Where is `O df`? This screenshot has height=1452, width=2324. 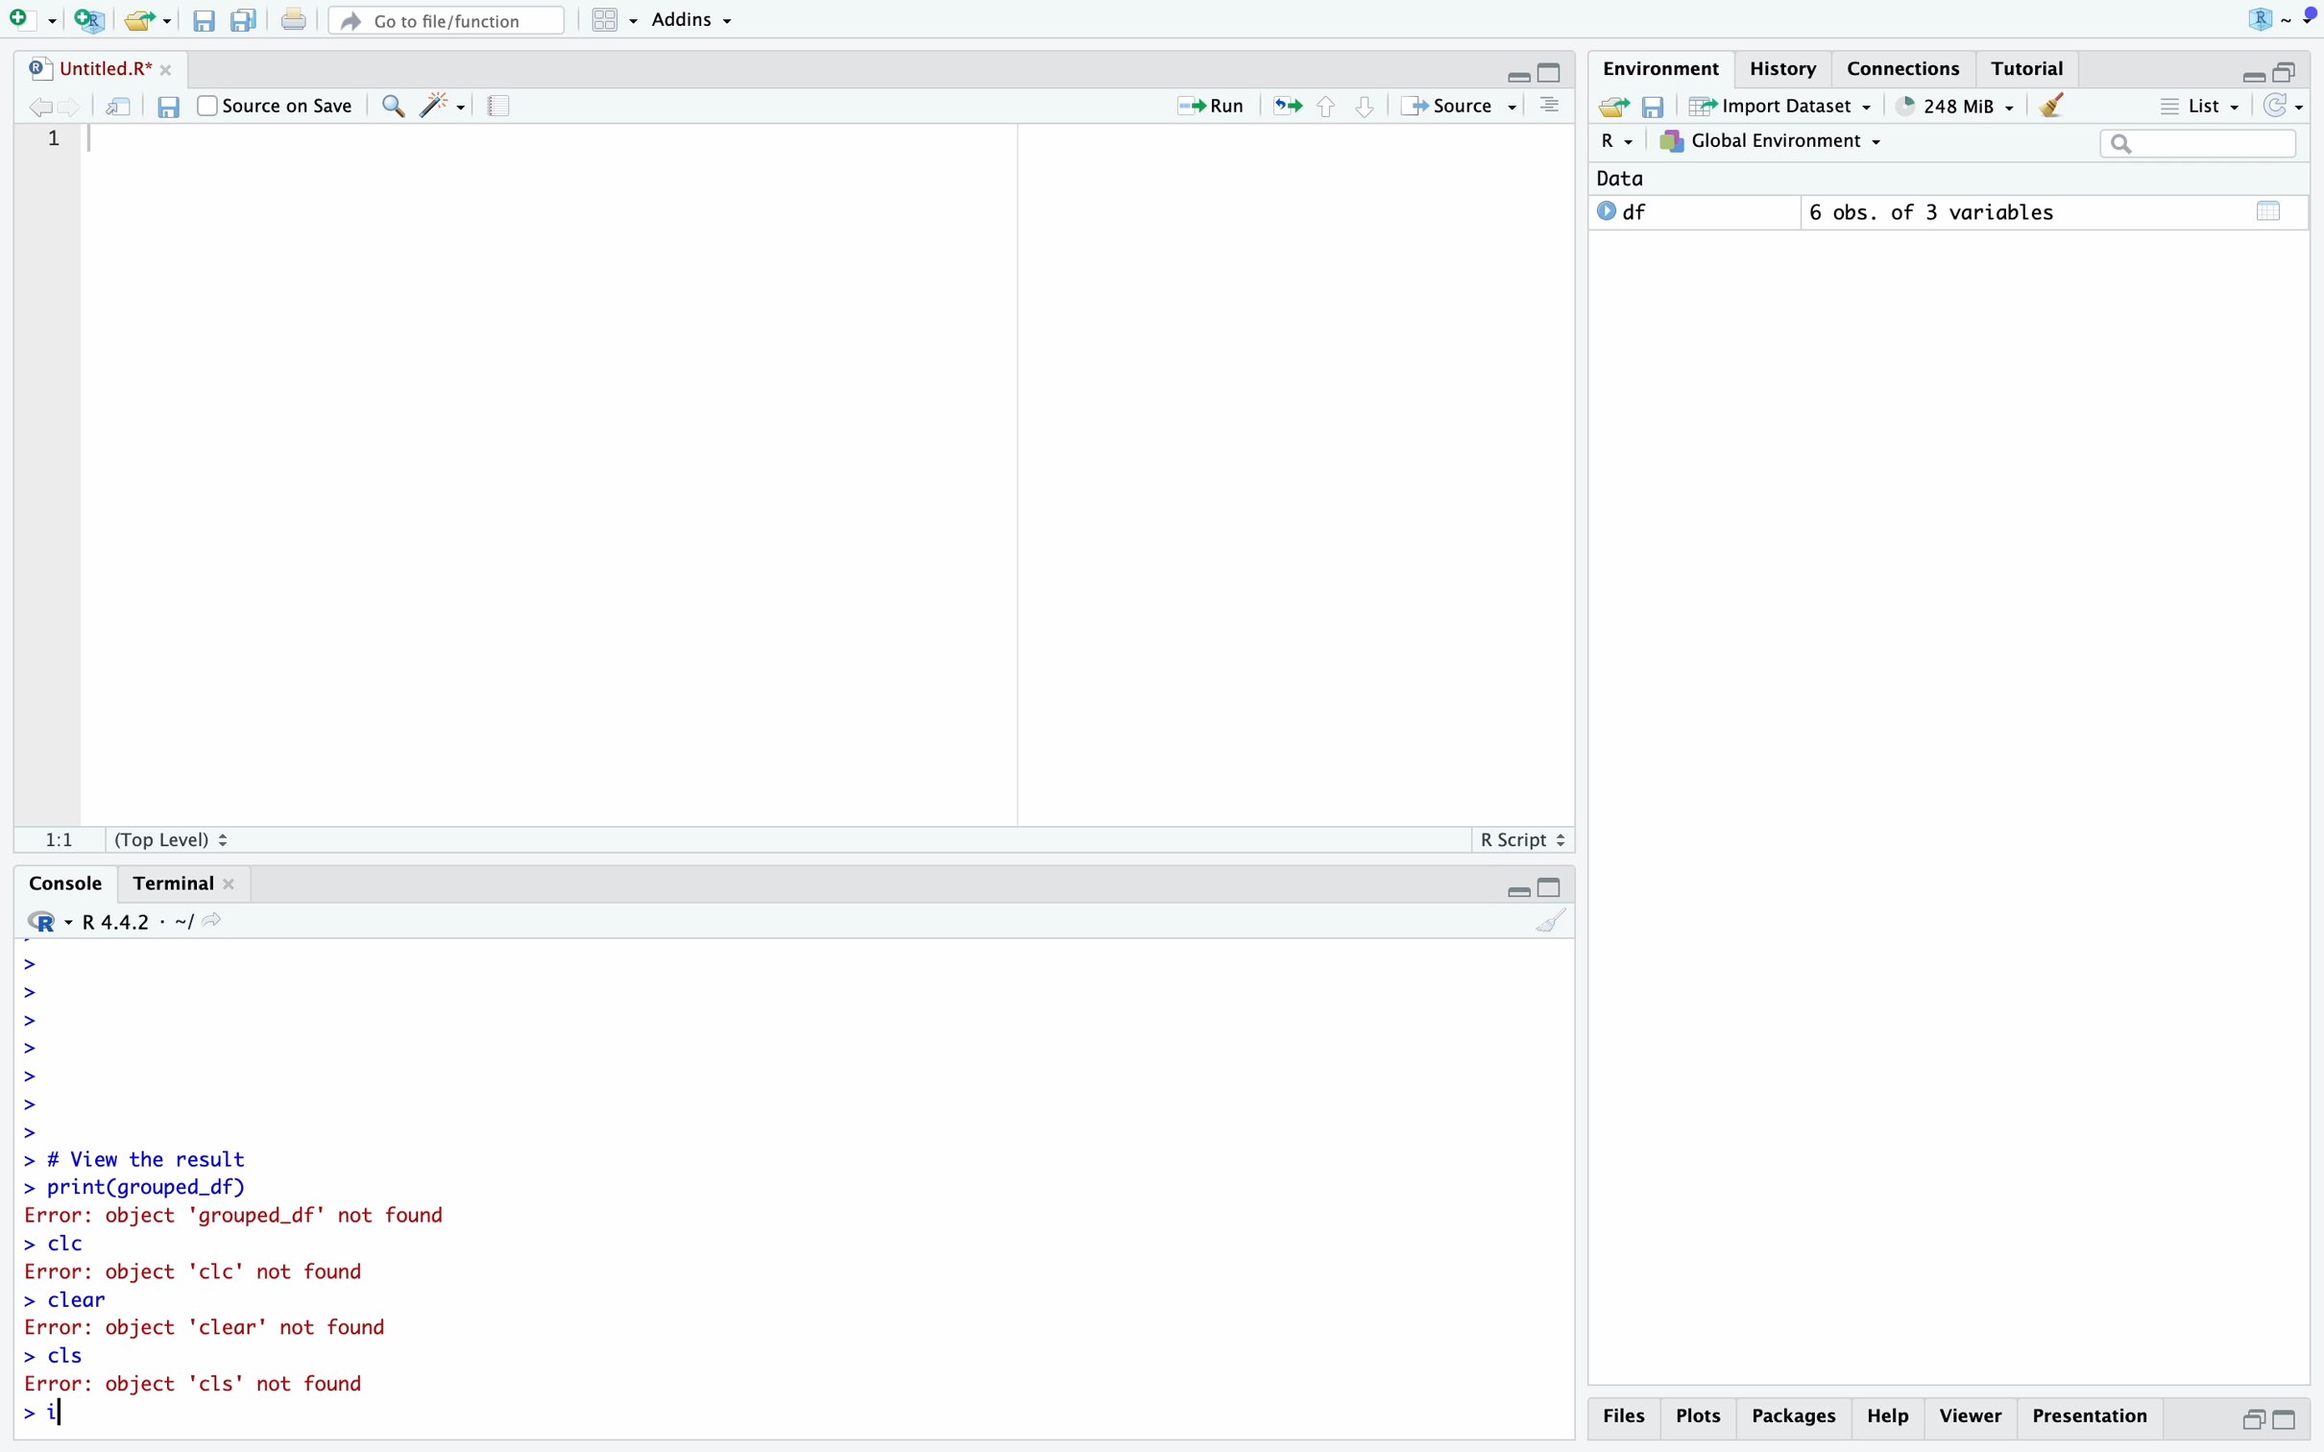
O df is located at coordinates (1694, 212).